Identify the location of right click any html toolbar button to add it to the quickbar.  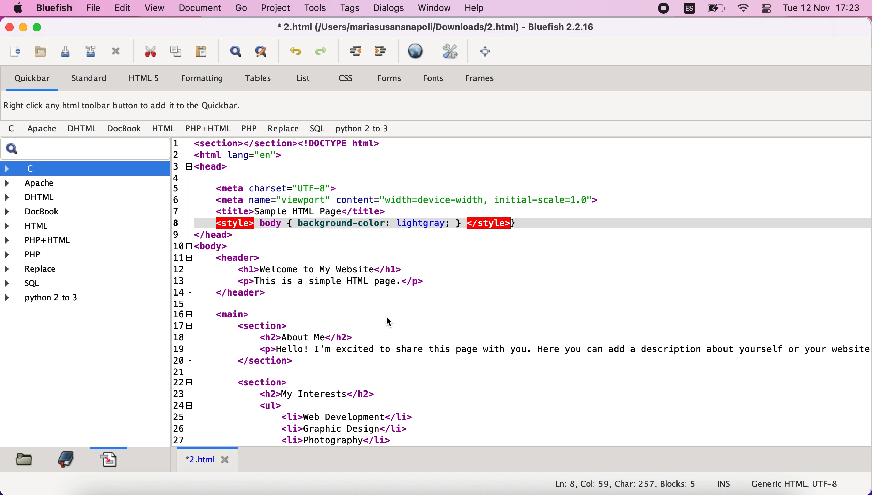
(126, 106).